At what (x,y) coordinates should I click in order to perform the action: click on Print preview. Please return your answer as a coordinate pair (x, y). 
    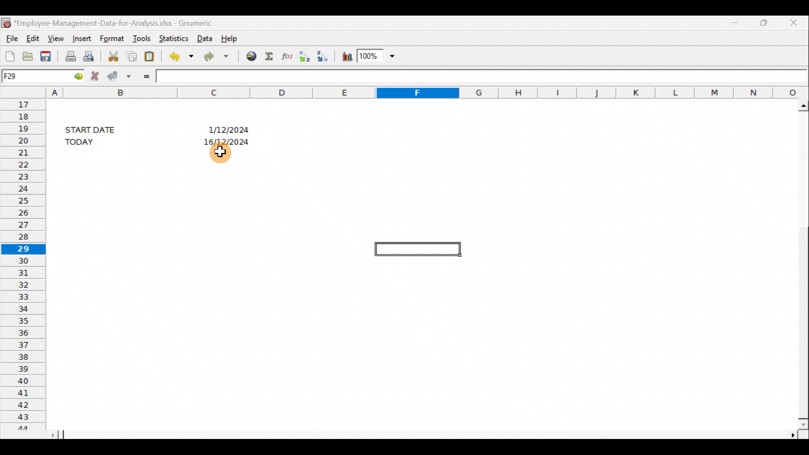
    Looking at the image, I should click on (91, 56).